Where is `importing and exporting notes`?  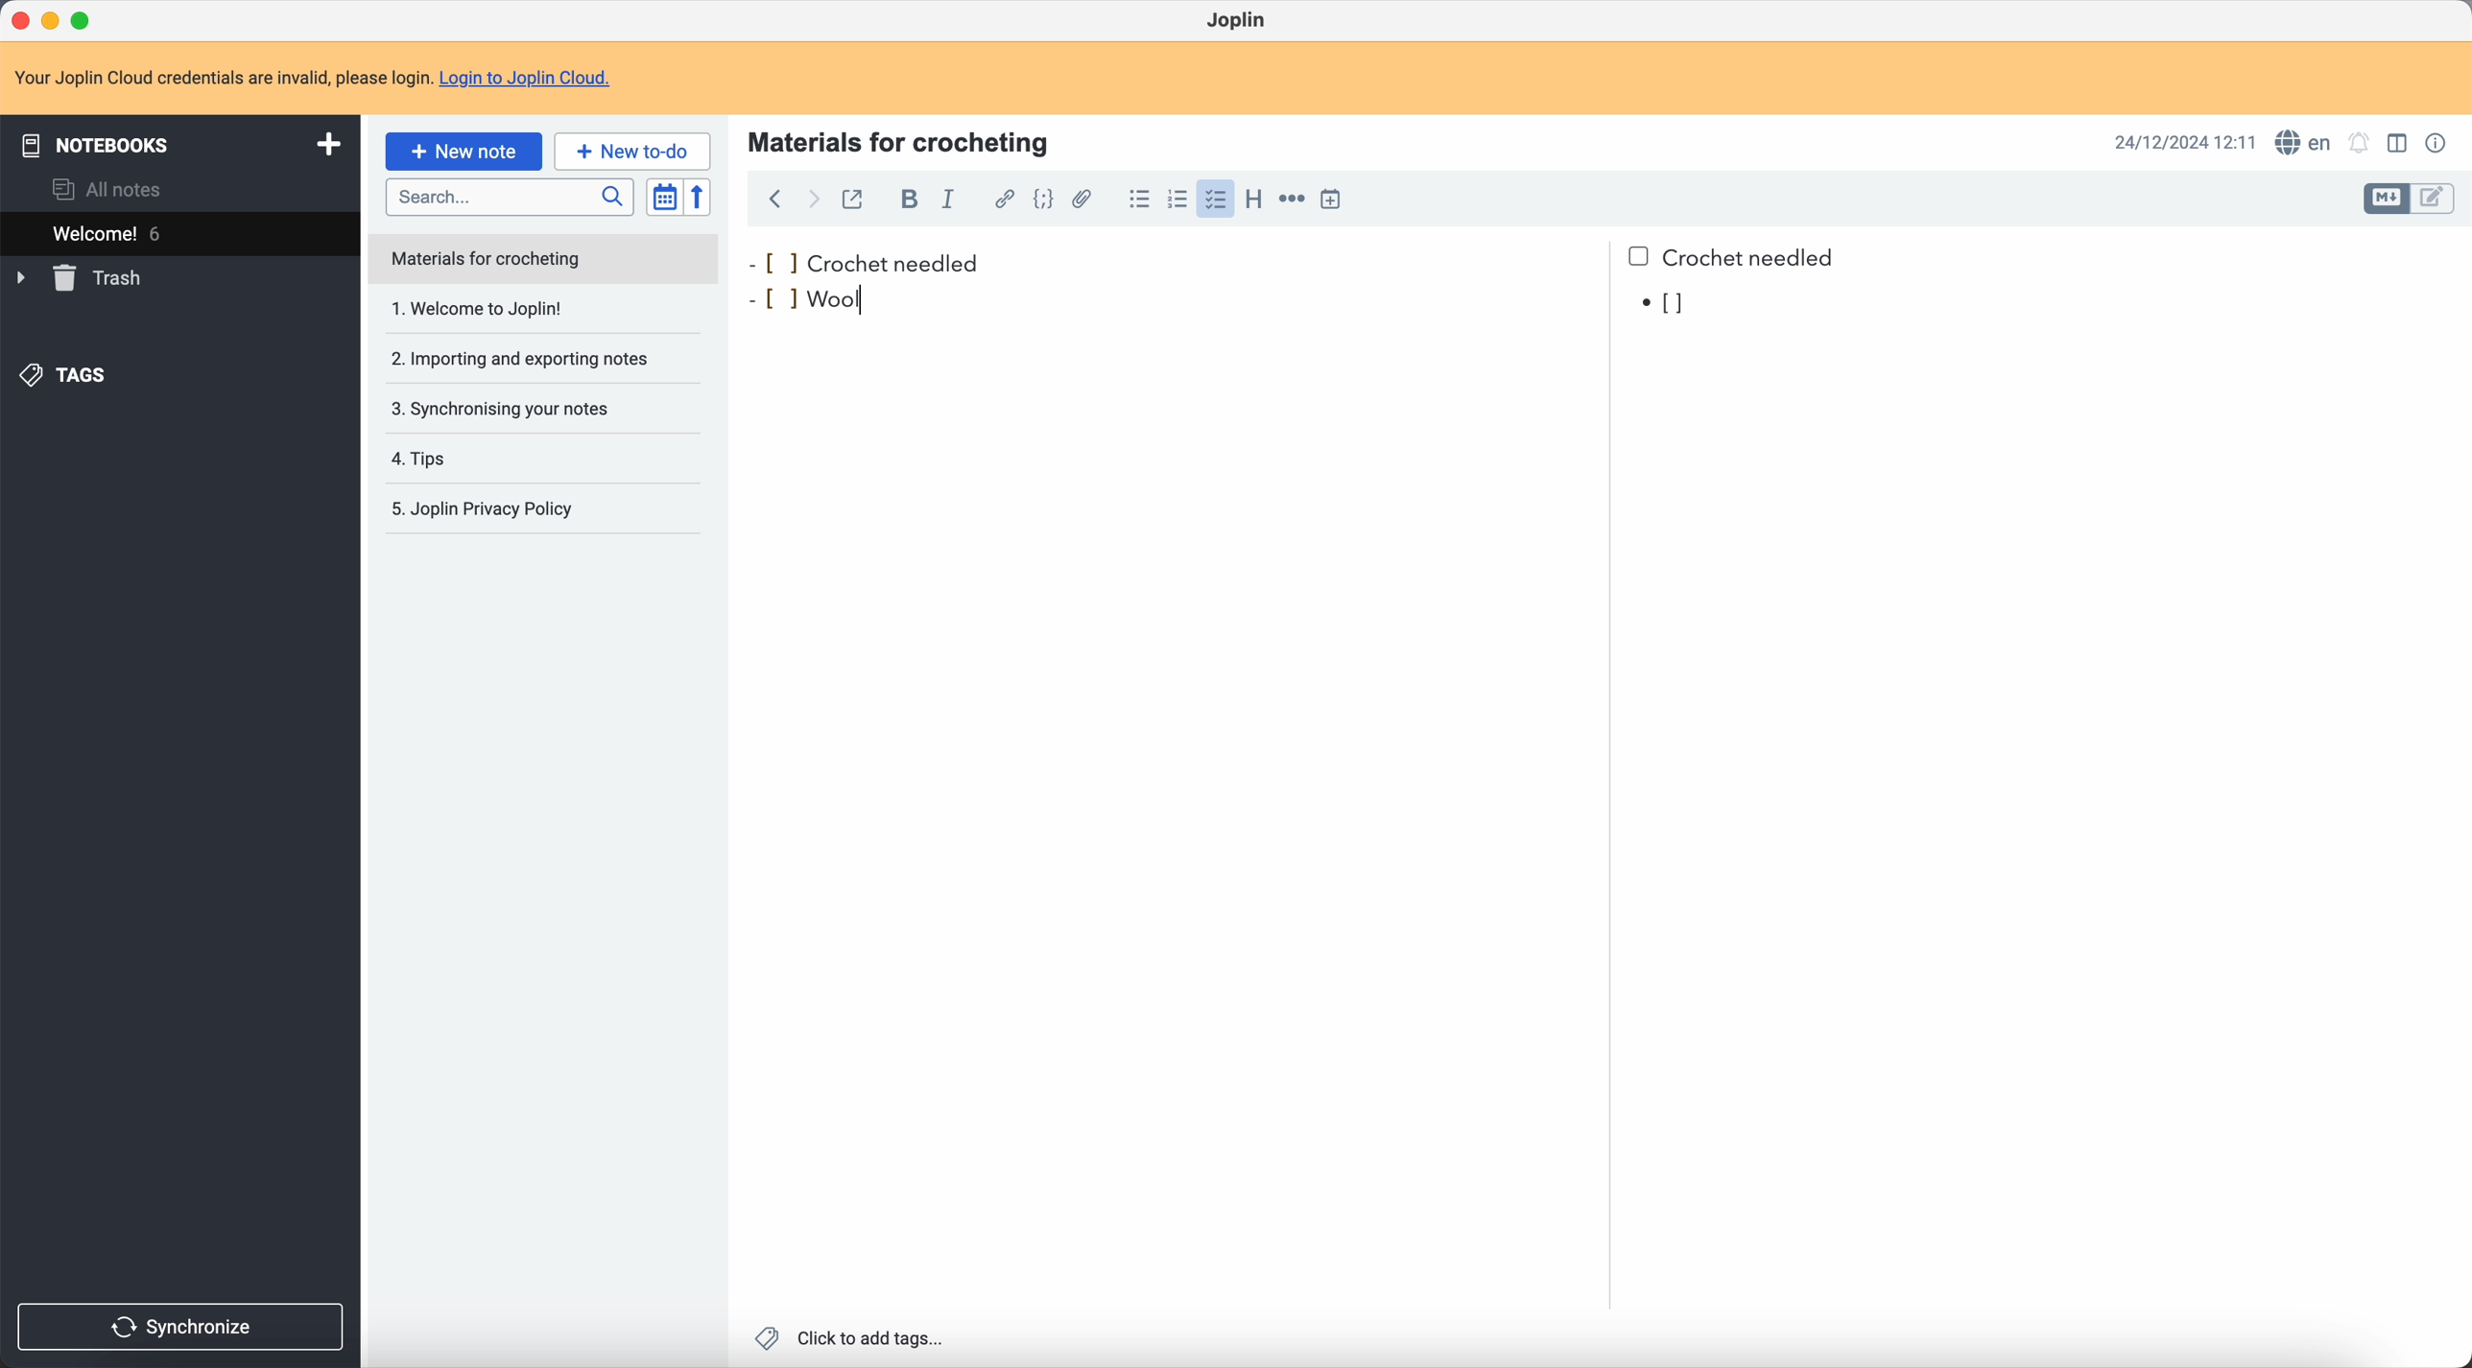
importing and exporting notes is located at coordinates (532, 358).